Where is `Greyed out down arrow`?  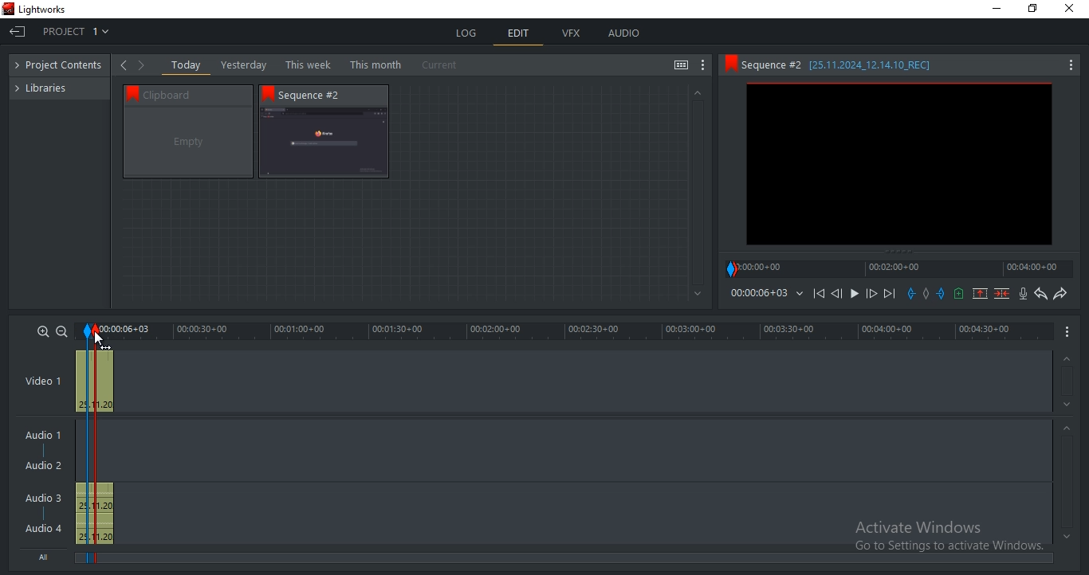
Greyed out down arrow is located at coordinates (698, 295).